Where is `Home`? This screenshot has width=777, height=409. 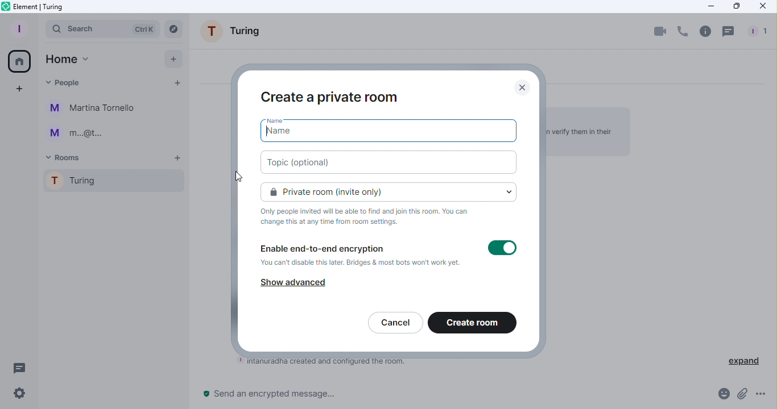 Home is located at coordinates (67, 59).